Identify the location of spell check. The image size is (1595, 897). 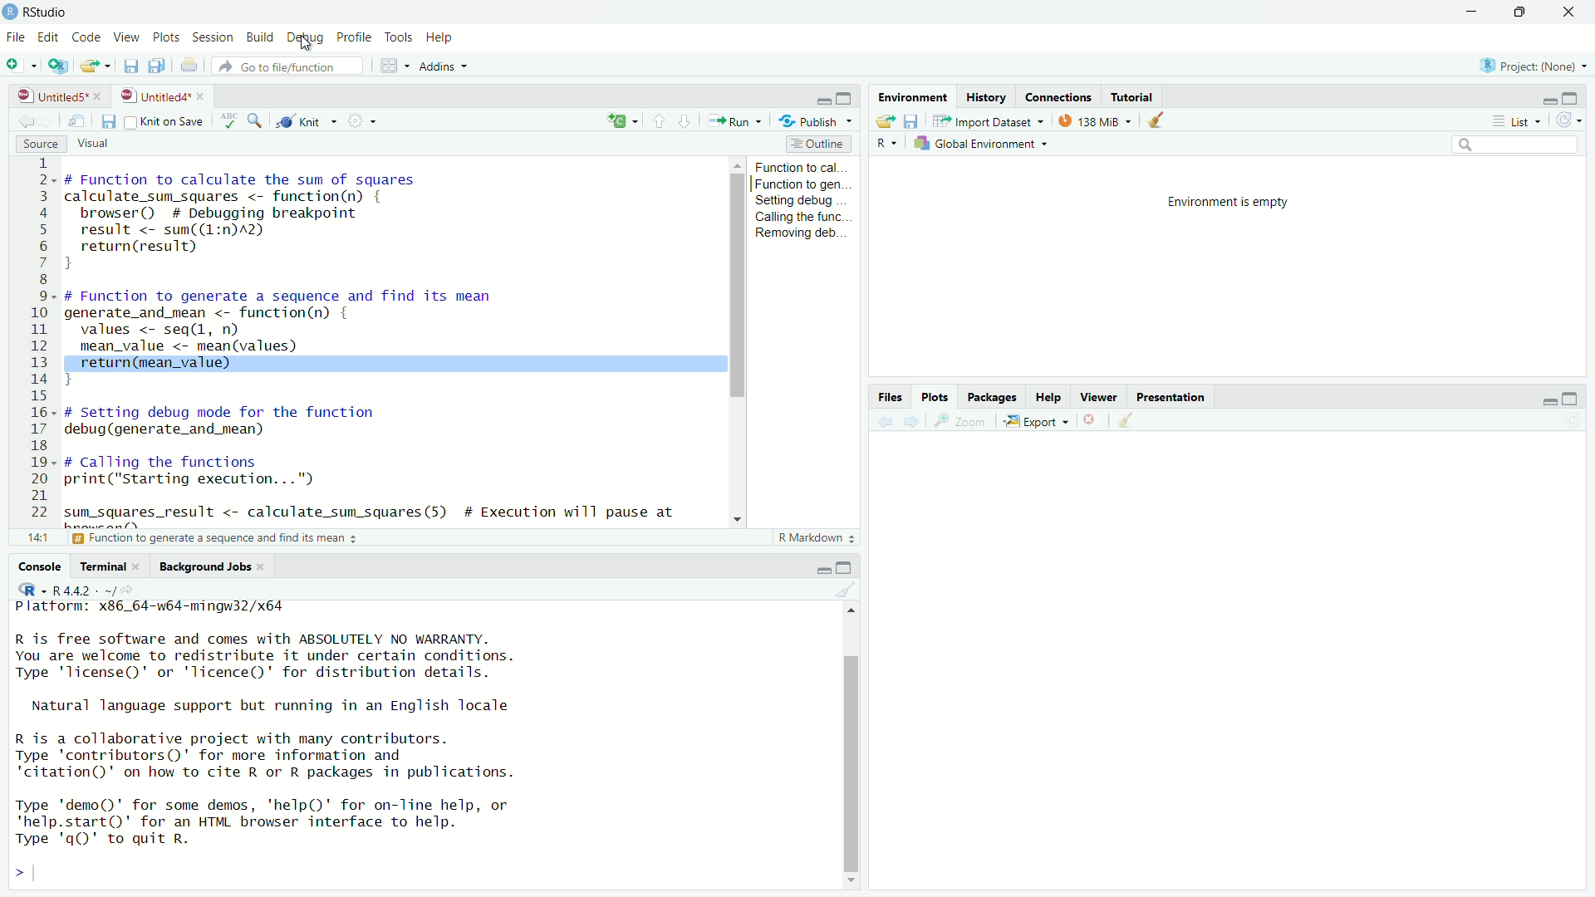
(226, 122).